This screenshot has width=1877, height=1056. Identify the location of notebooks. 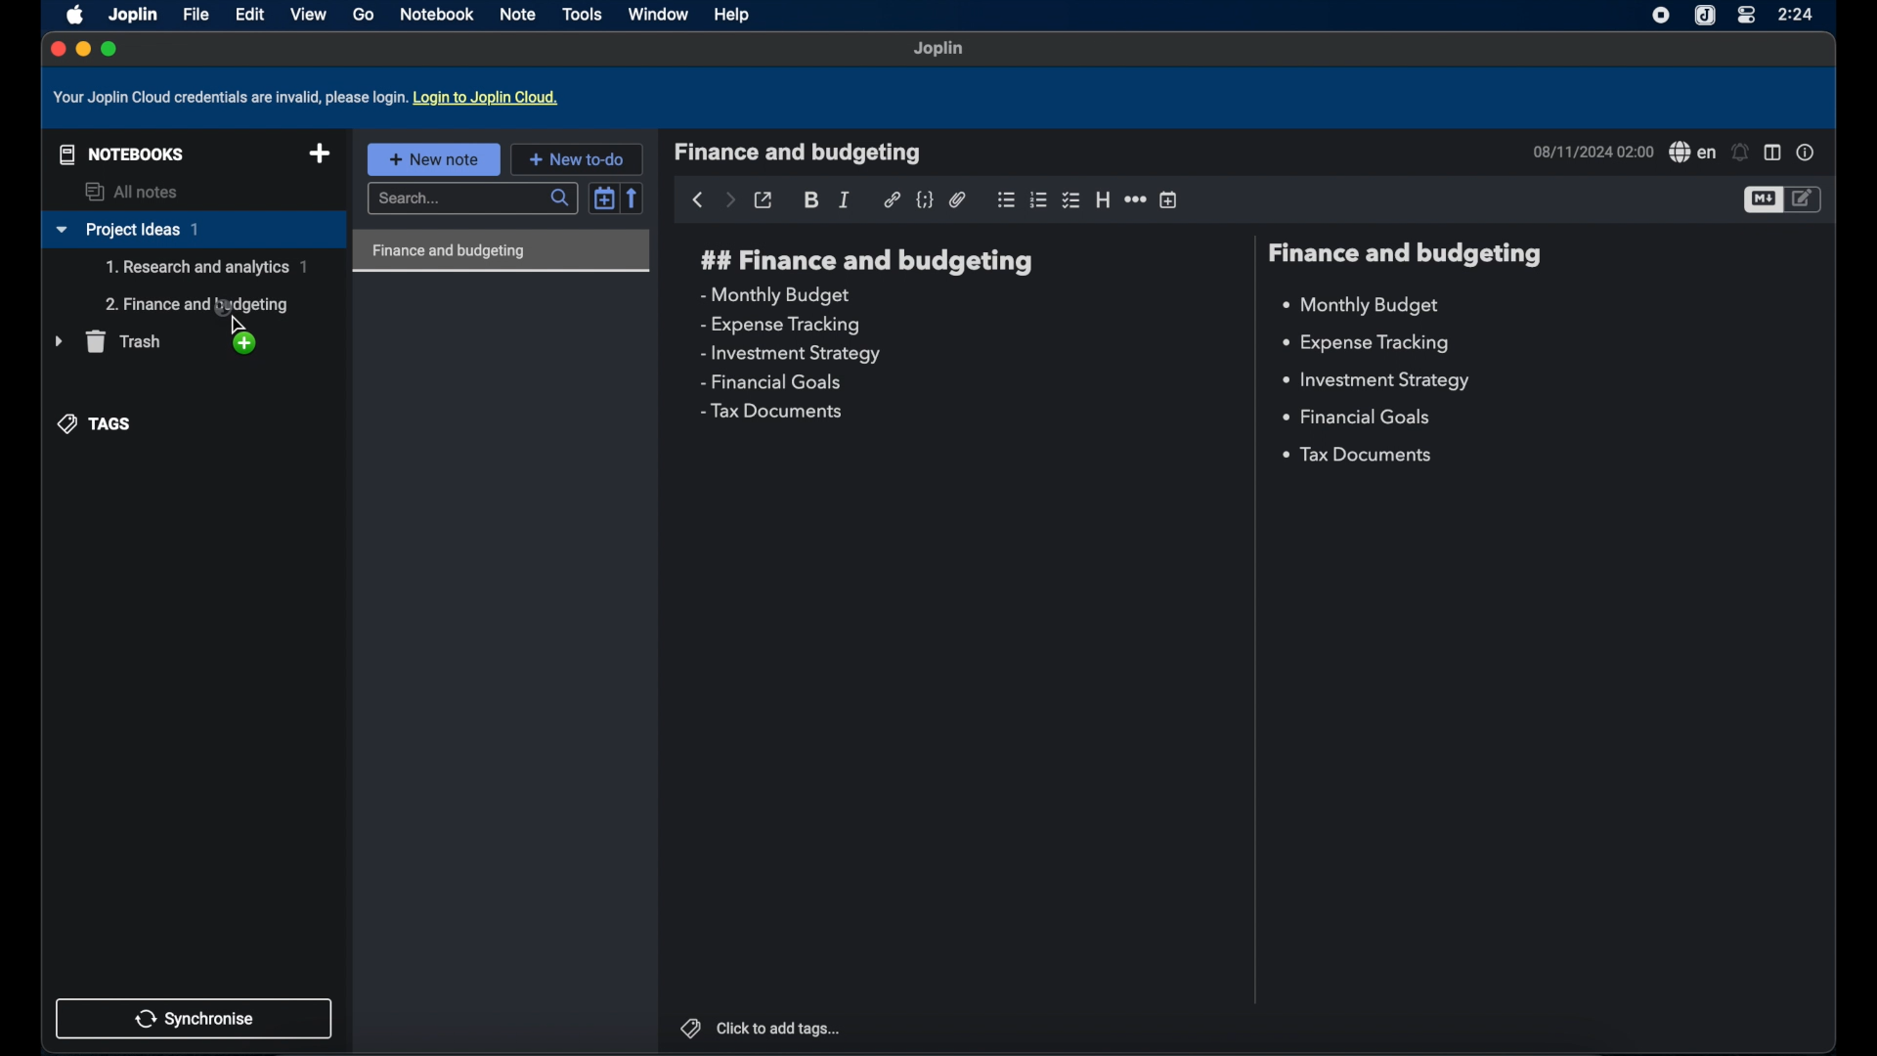
(117, 153).